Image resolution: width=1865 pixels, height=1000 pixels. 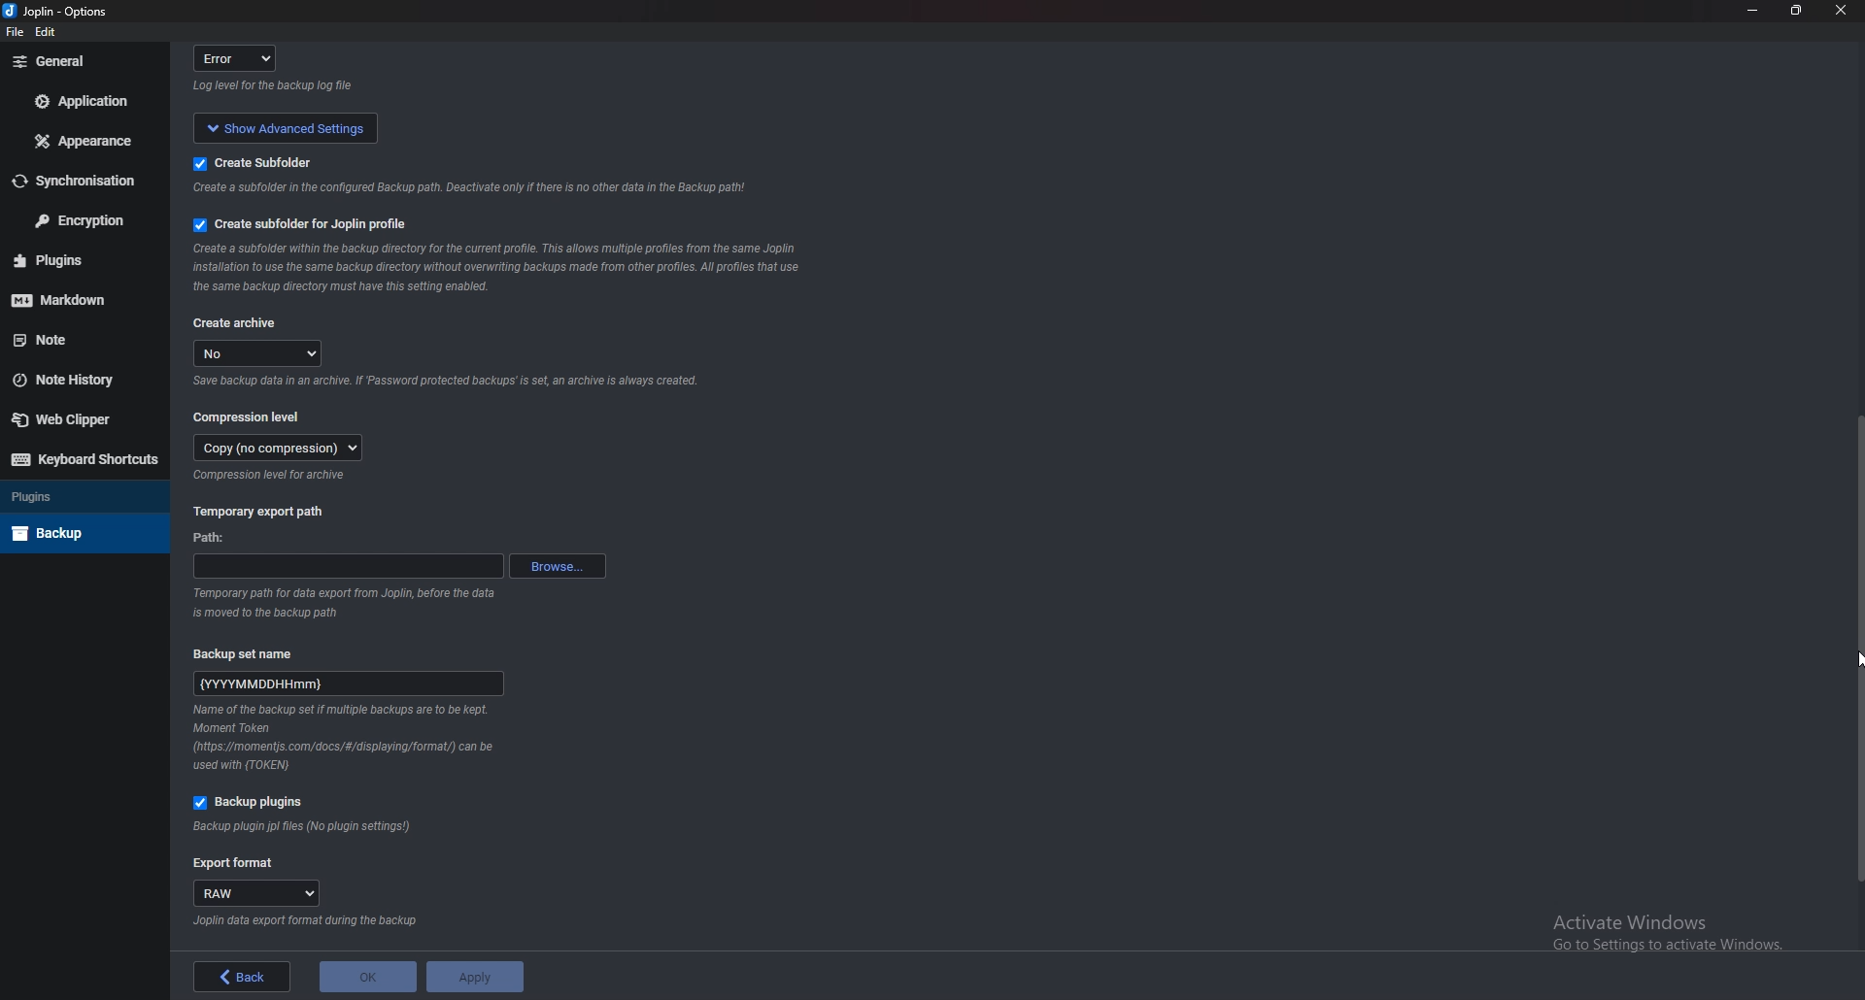 What do you see at coordinates (236, 324) in the screenshot?
I see `Create archive` at bounding box center [236, 324].